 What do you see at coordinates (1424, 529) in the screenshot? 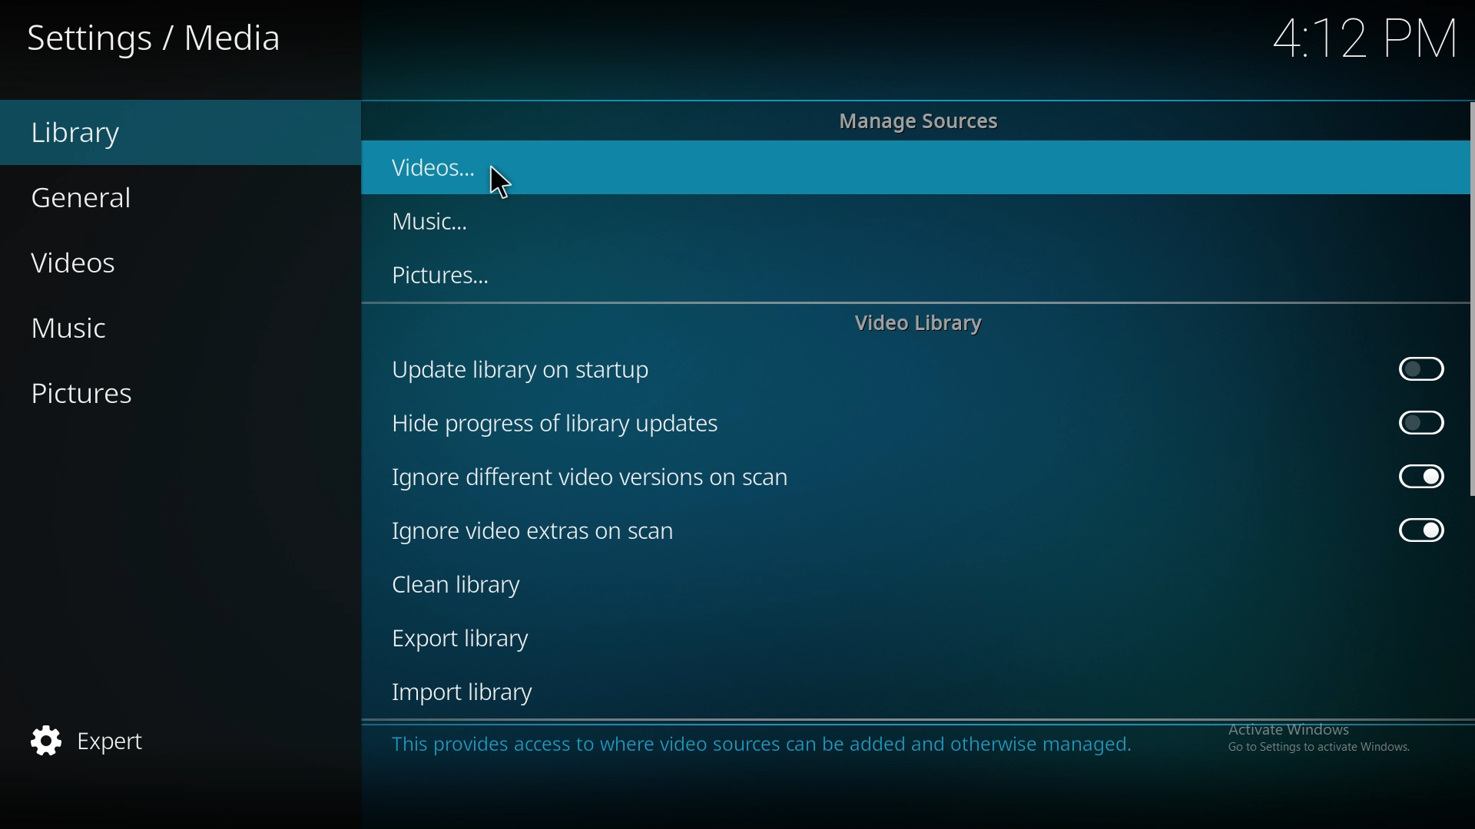
I see `off` at bounding box center [1424, 529].